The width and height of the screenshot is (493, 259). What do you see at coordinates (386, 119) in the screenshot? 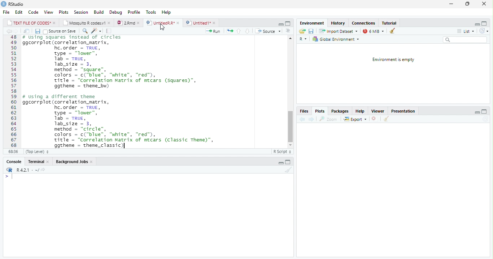
I see `clear all plots` at bounding box center [386, 119].